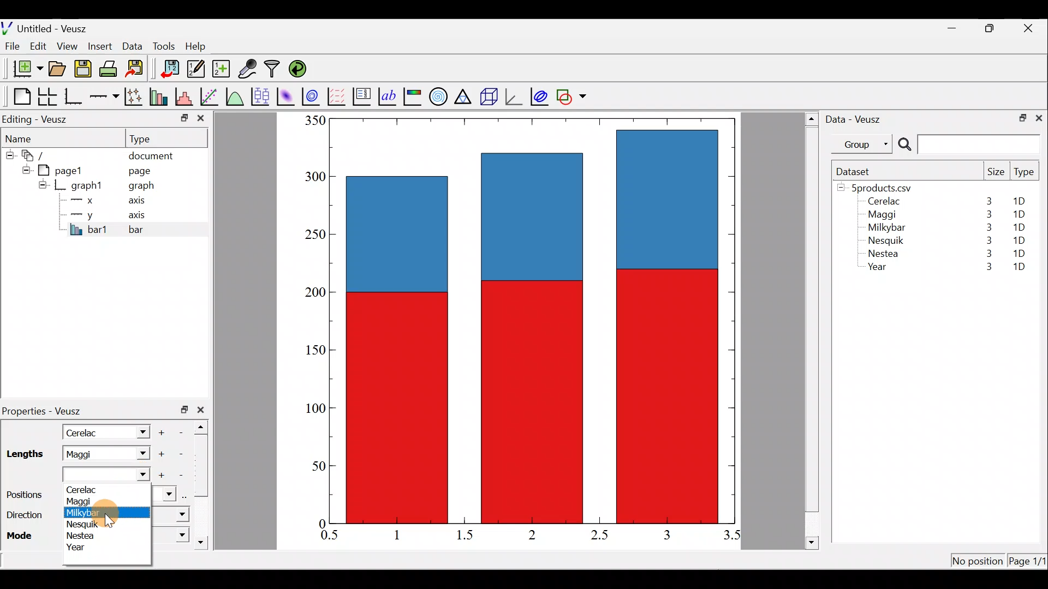  Describe the element at coordinates (540, 95) in the screenshot. I see `plot covariance ellipses` at that location.